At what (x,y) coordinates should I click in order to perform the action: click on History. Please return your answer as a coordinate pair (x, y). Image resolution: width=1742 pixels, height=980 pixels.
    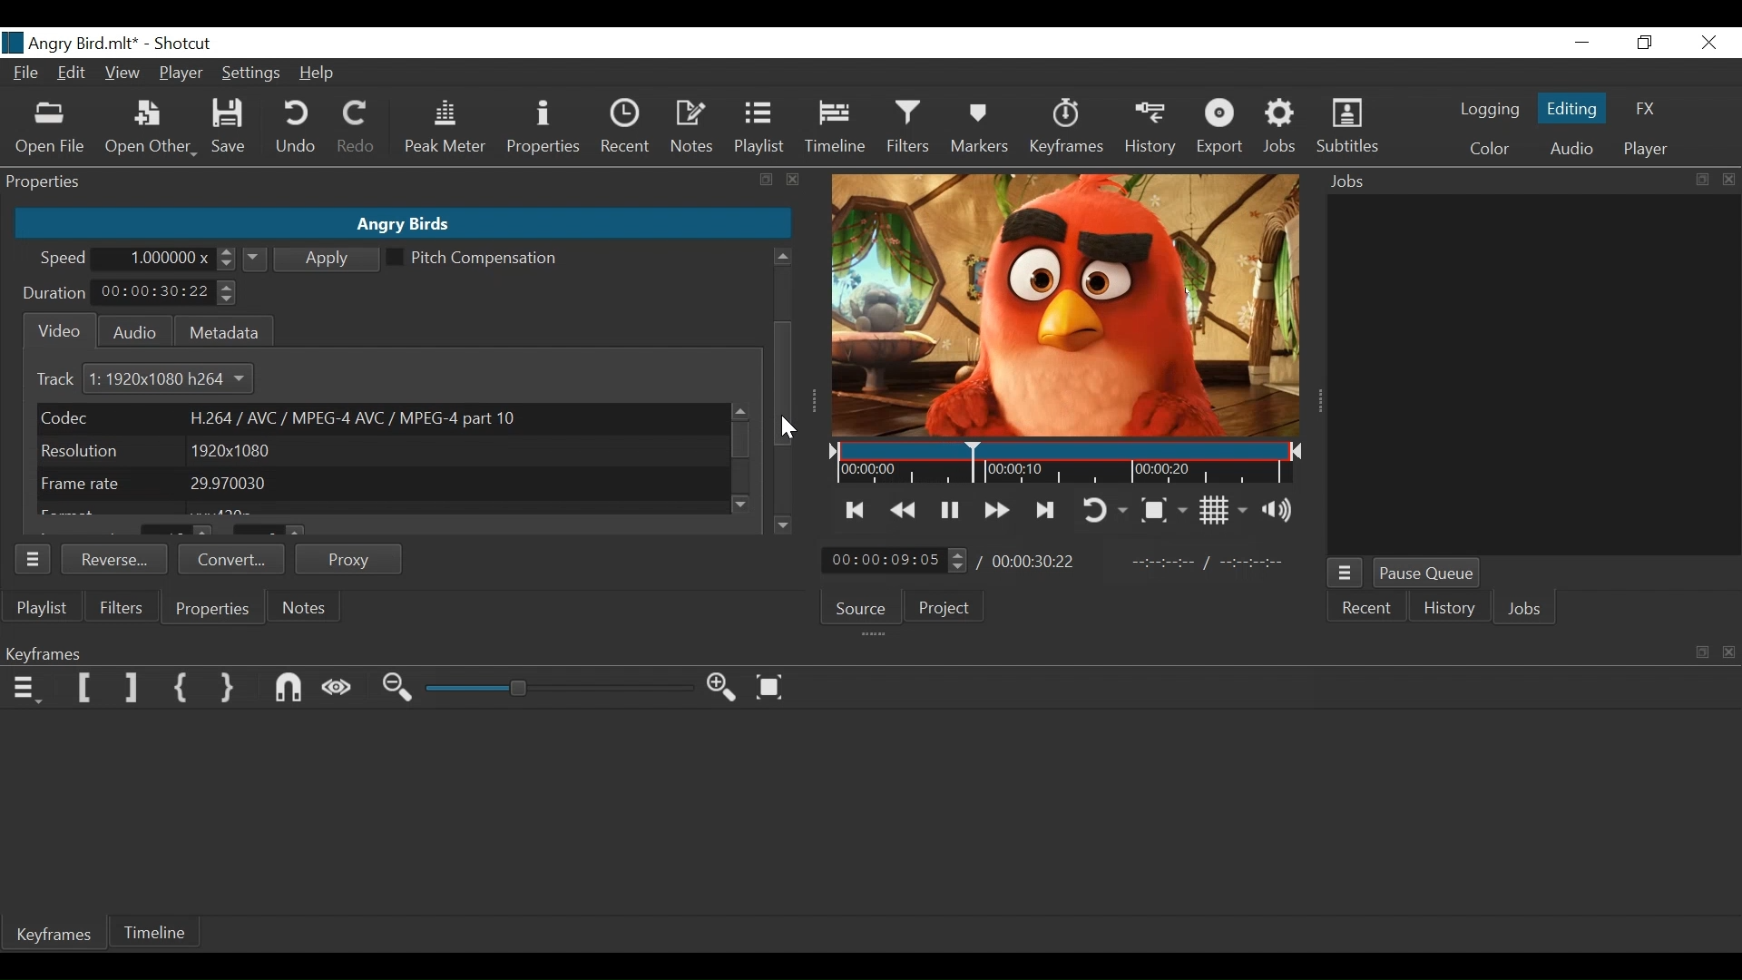
    Looking at the image, I should click on (1446, 610).